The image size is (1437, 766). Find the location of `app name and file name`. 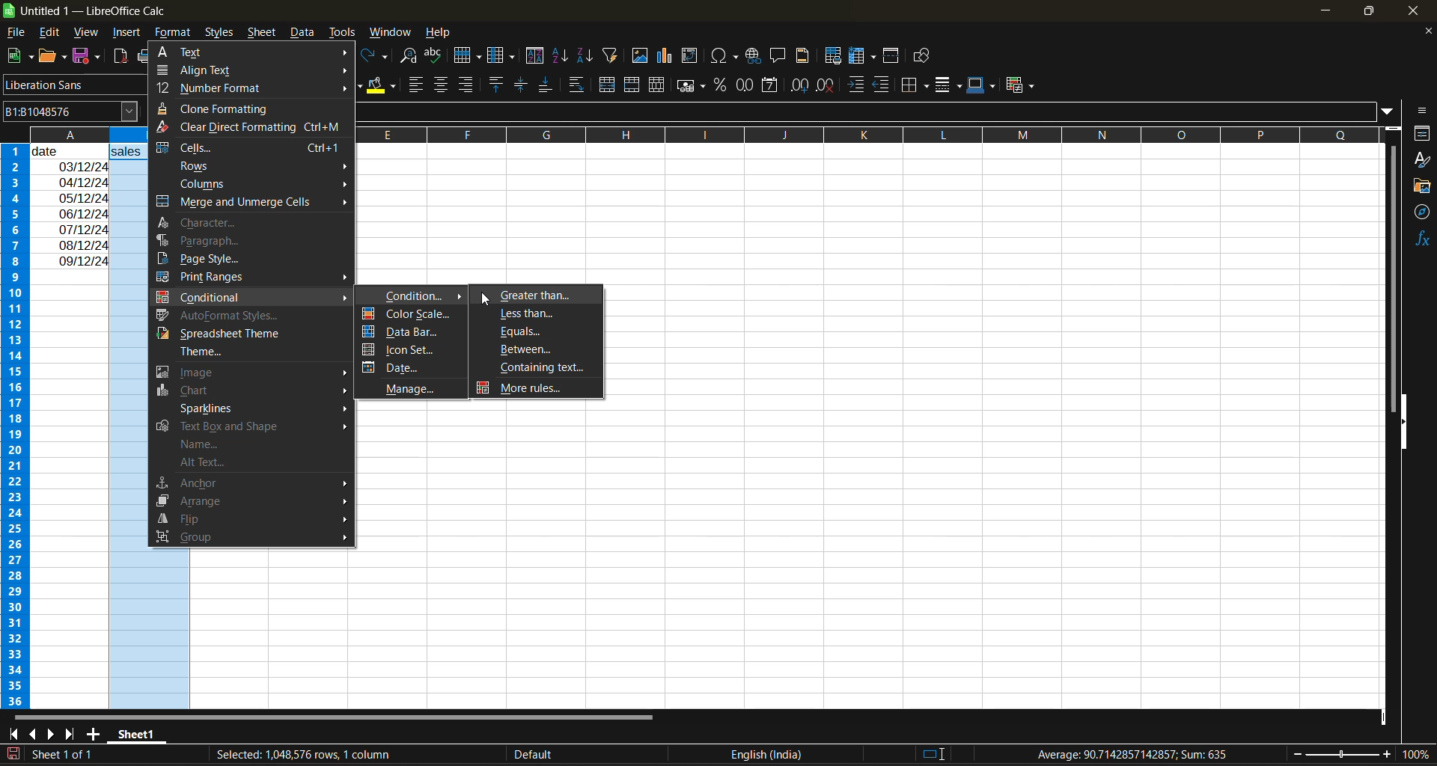

app name and file name is located at coordinates (96, 11).